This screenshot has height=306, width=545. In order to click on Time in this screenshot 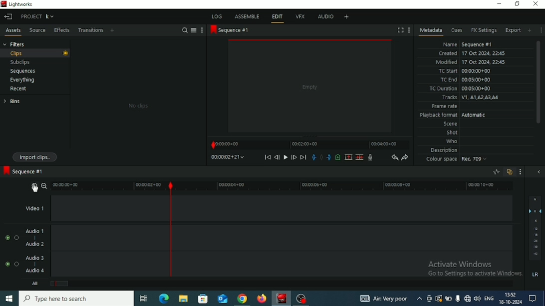, I will do `click(511, 295)`.